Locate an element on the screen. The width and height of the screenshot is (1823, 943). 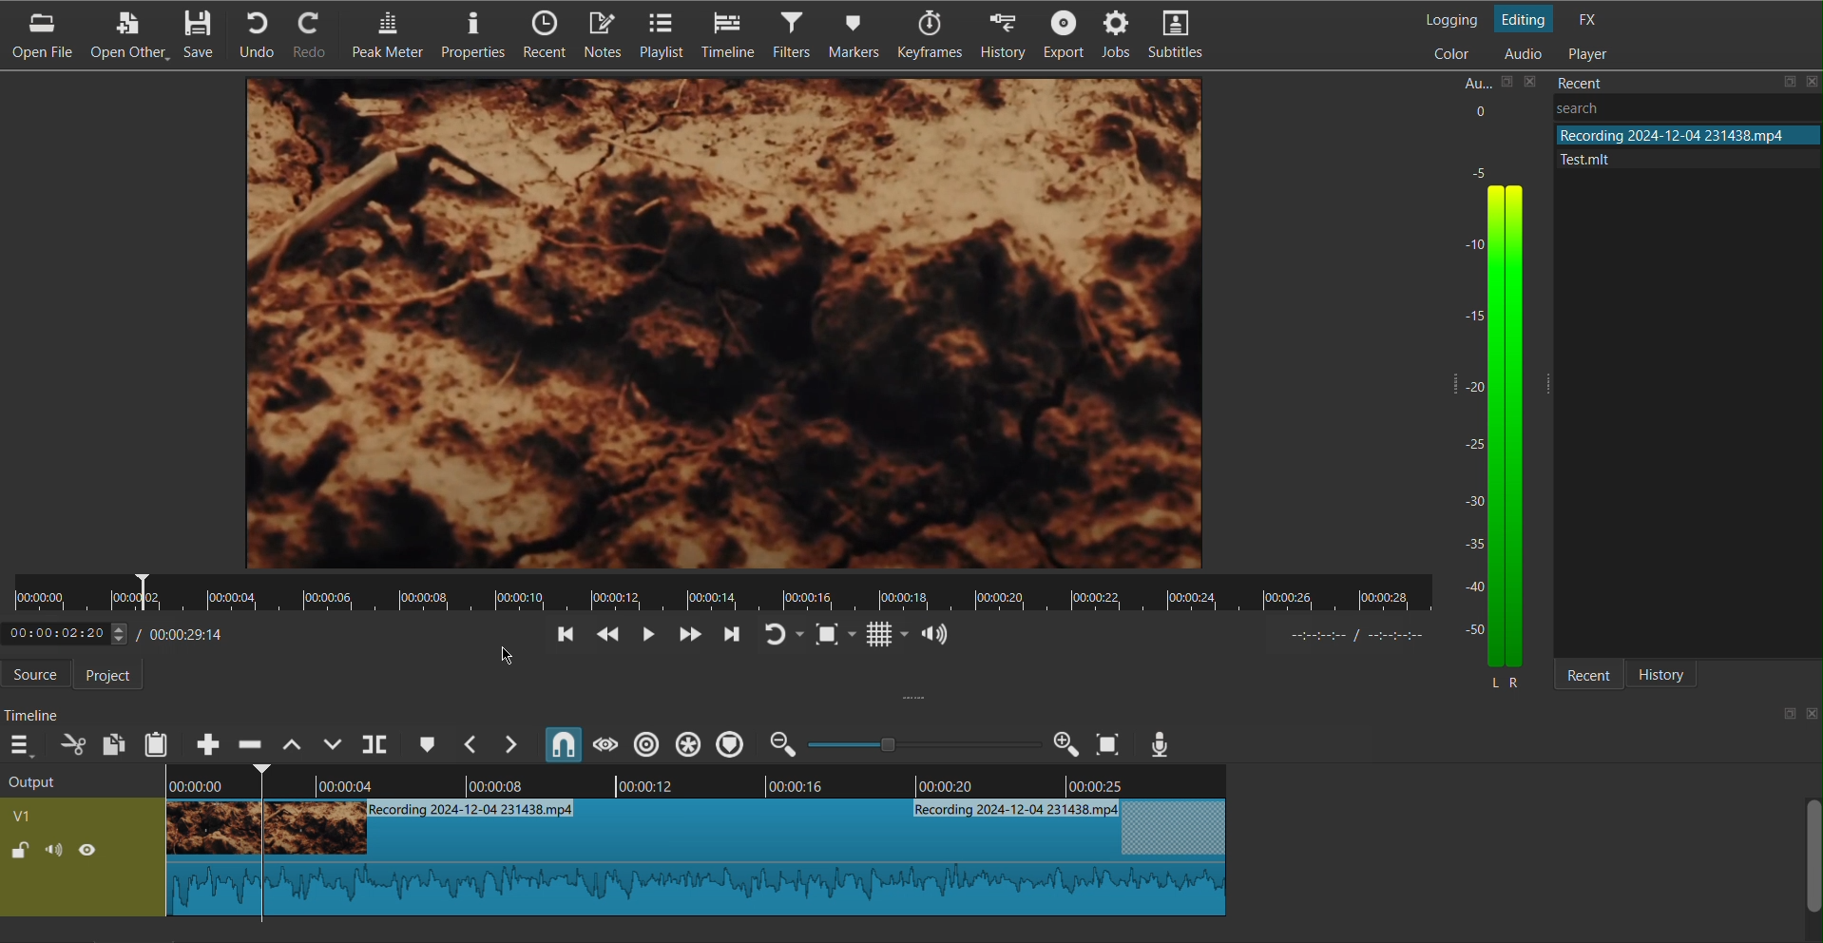
Skip Back is located at coordinates (609, 636).